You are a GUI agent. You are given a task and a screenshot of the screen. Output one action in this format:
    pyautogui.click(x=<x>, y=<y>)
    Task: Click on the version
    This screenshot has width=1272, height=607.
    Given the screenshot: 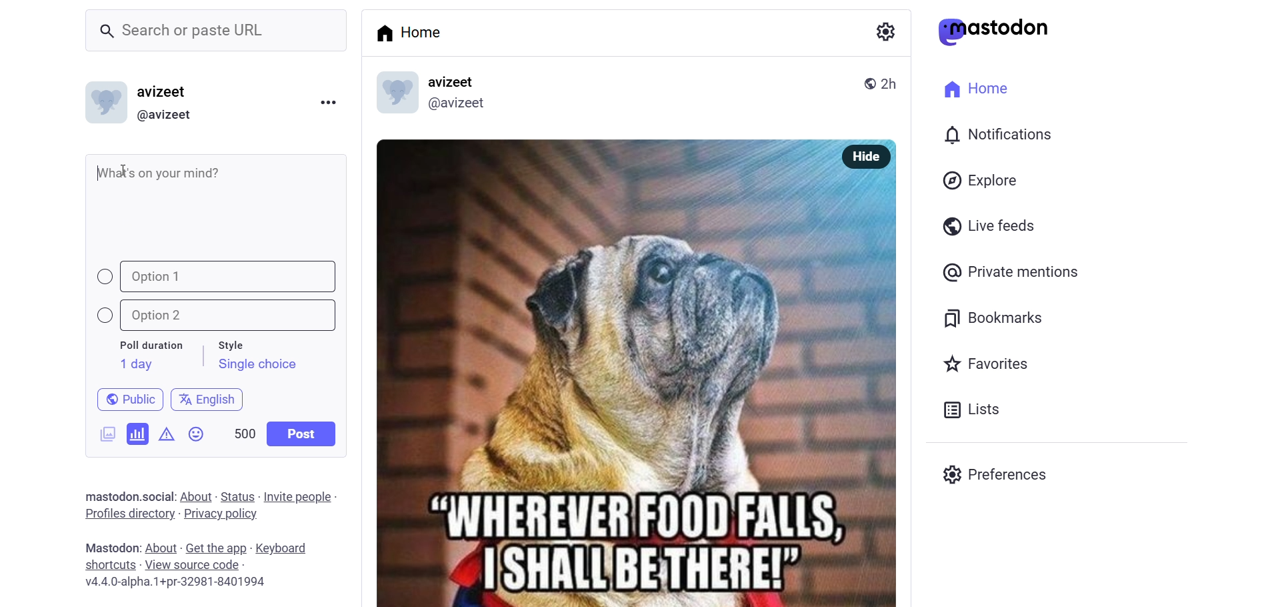 What is the action you would take?
    pyautogui.click(x=177, y=584)
    